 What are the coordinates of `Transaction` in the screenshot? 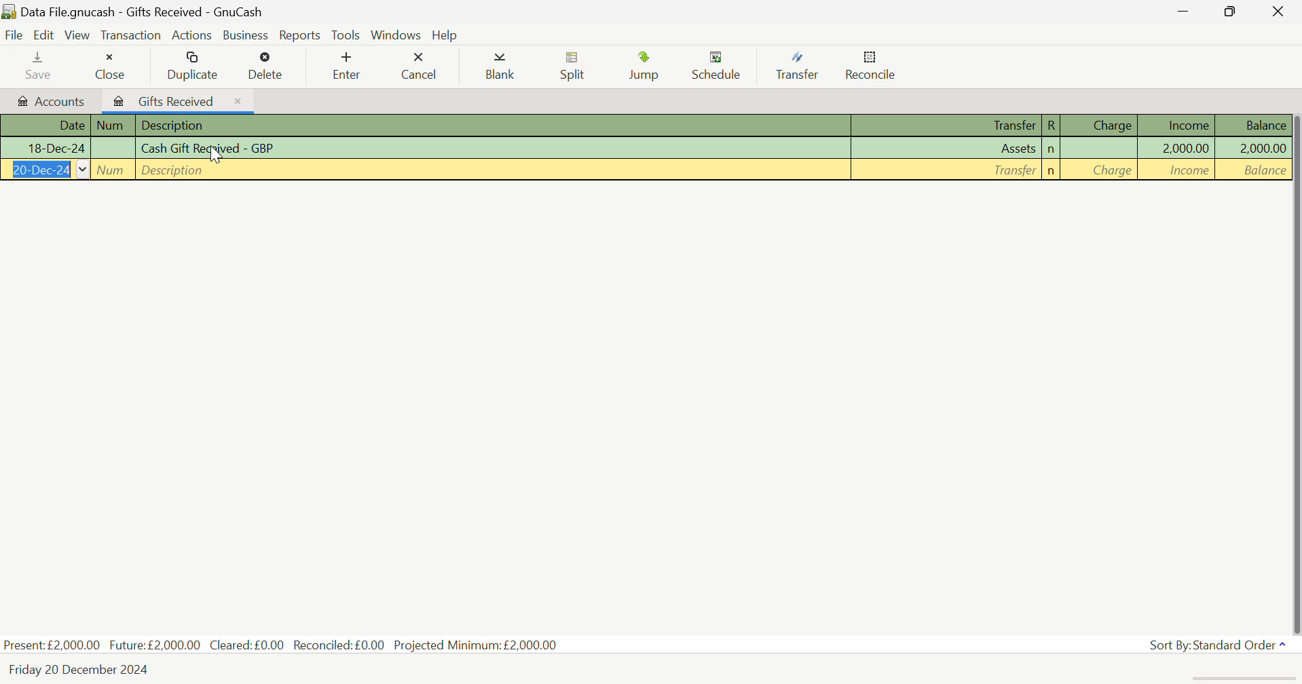 It's located at (130, 34).